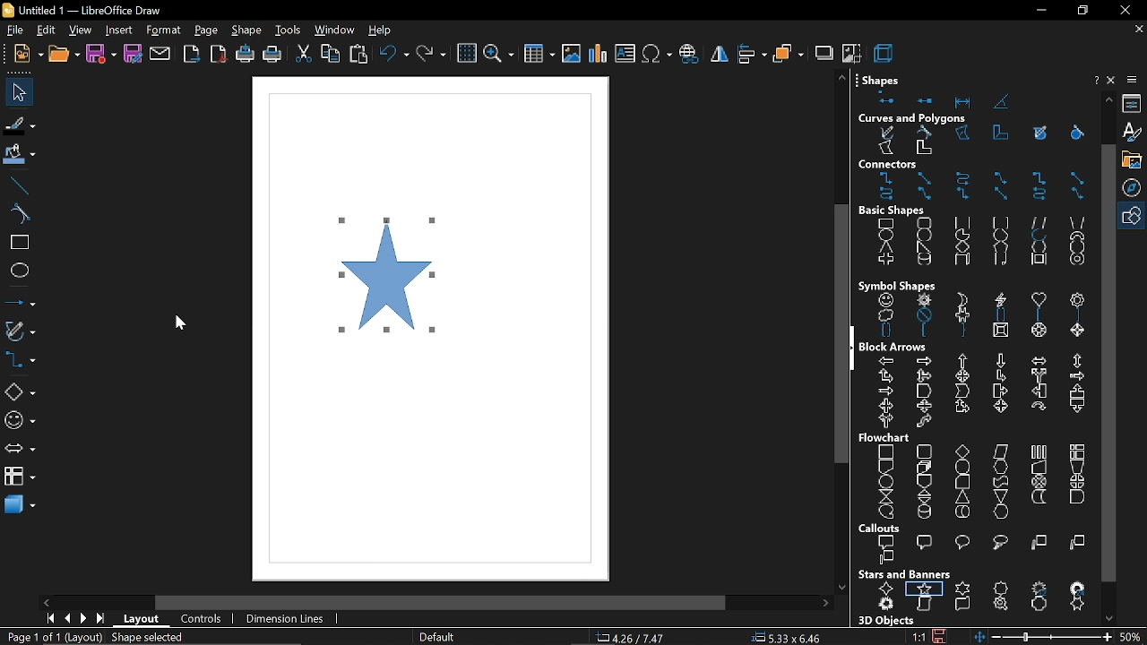 This screenshot has width=1147, height=645. Describe the element at coordinates (45, 30) in the screenshot. I see `edit` at that location.